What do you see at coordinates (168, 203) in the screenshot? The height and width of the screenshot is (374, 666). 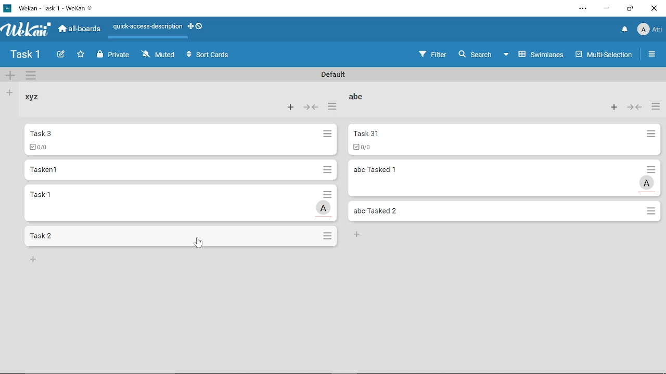 I see `card named "task 1"` at bounding box center [168, 203].